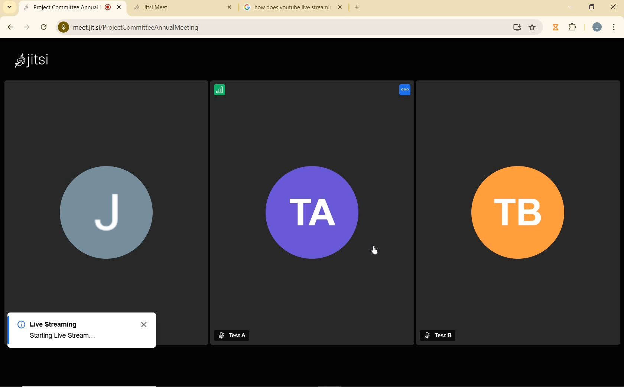  I want to click on TA, so click(308, 213).